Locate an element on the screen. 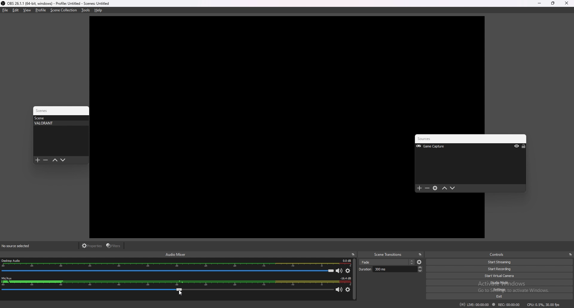 This screenshot has width=574, height=308. tools is located at coordinates (86, 10).